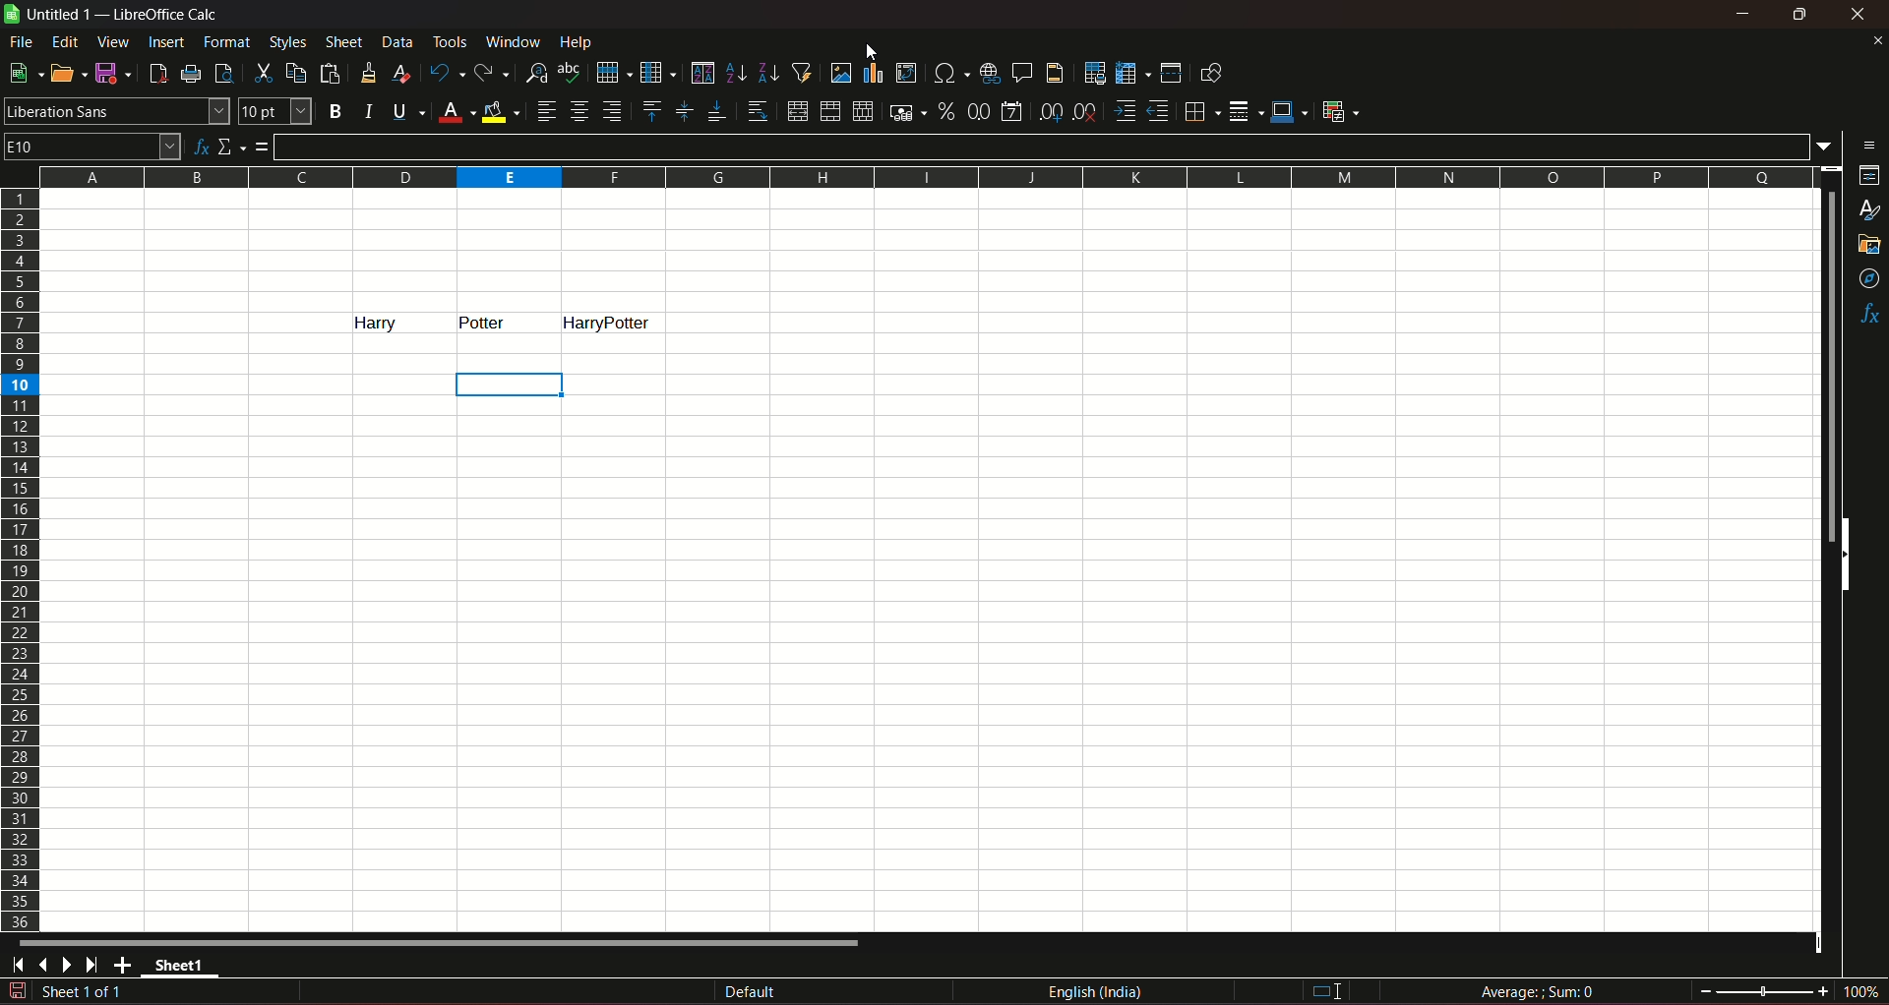  I want to click on format as currency, so click(906, 112).